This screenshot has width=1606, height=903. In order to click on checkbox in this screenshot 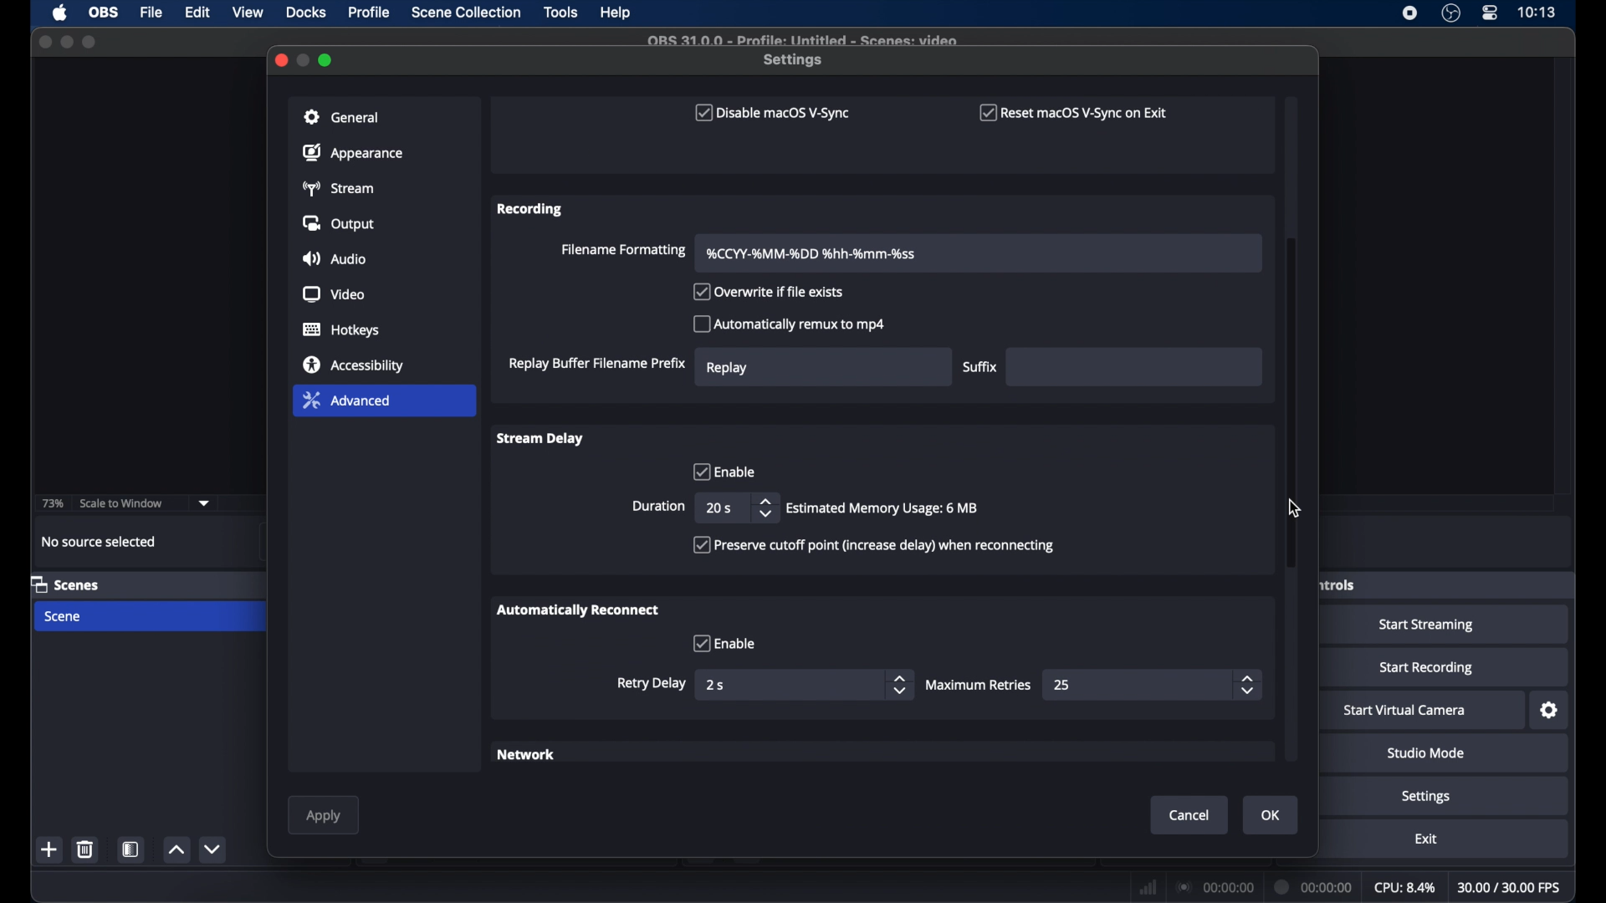, I will do `click(873, 545)`.